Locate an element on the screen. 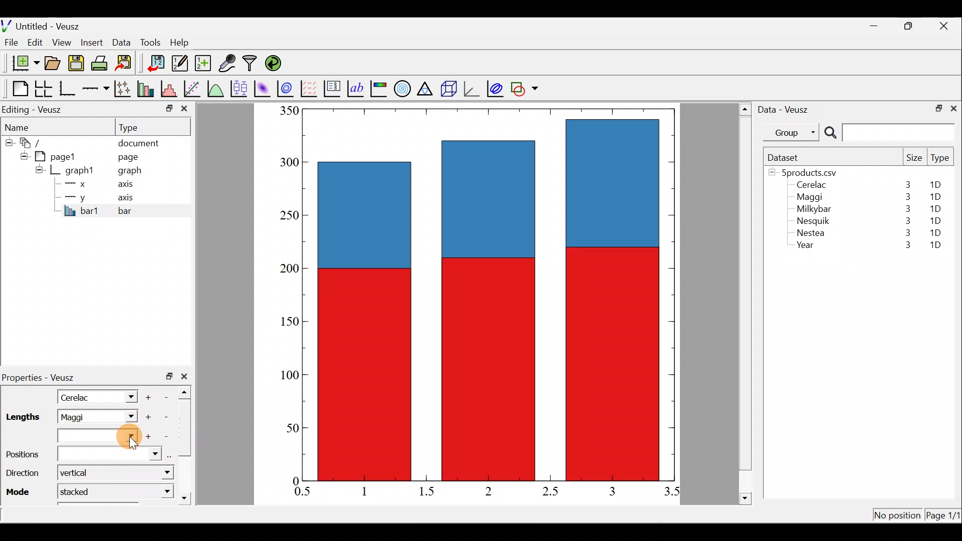 This screenshot has width=962, height=541. mode dropdown is located at coordinates (157, 491).